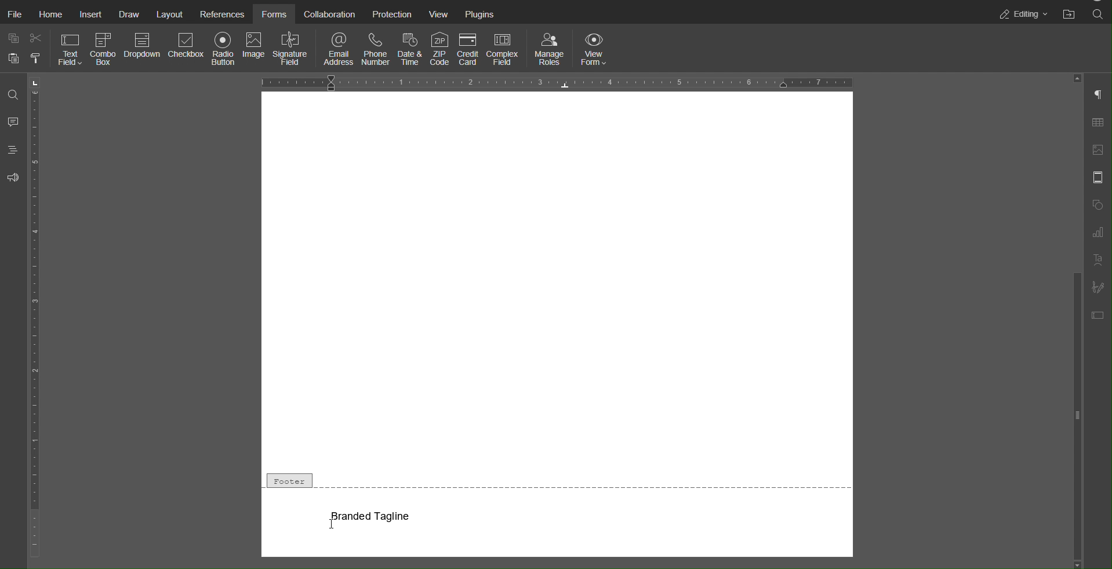  Describe the element at coordinates (1069, 14) in the screenshot. I see `Open File Location` at that location.